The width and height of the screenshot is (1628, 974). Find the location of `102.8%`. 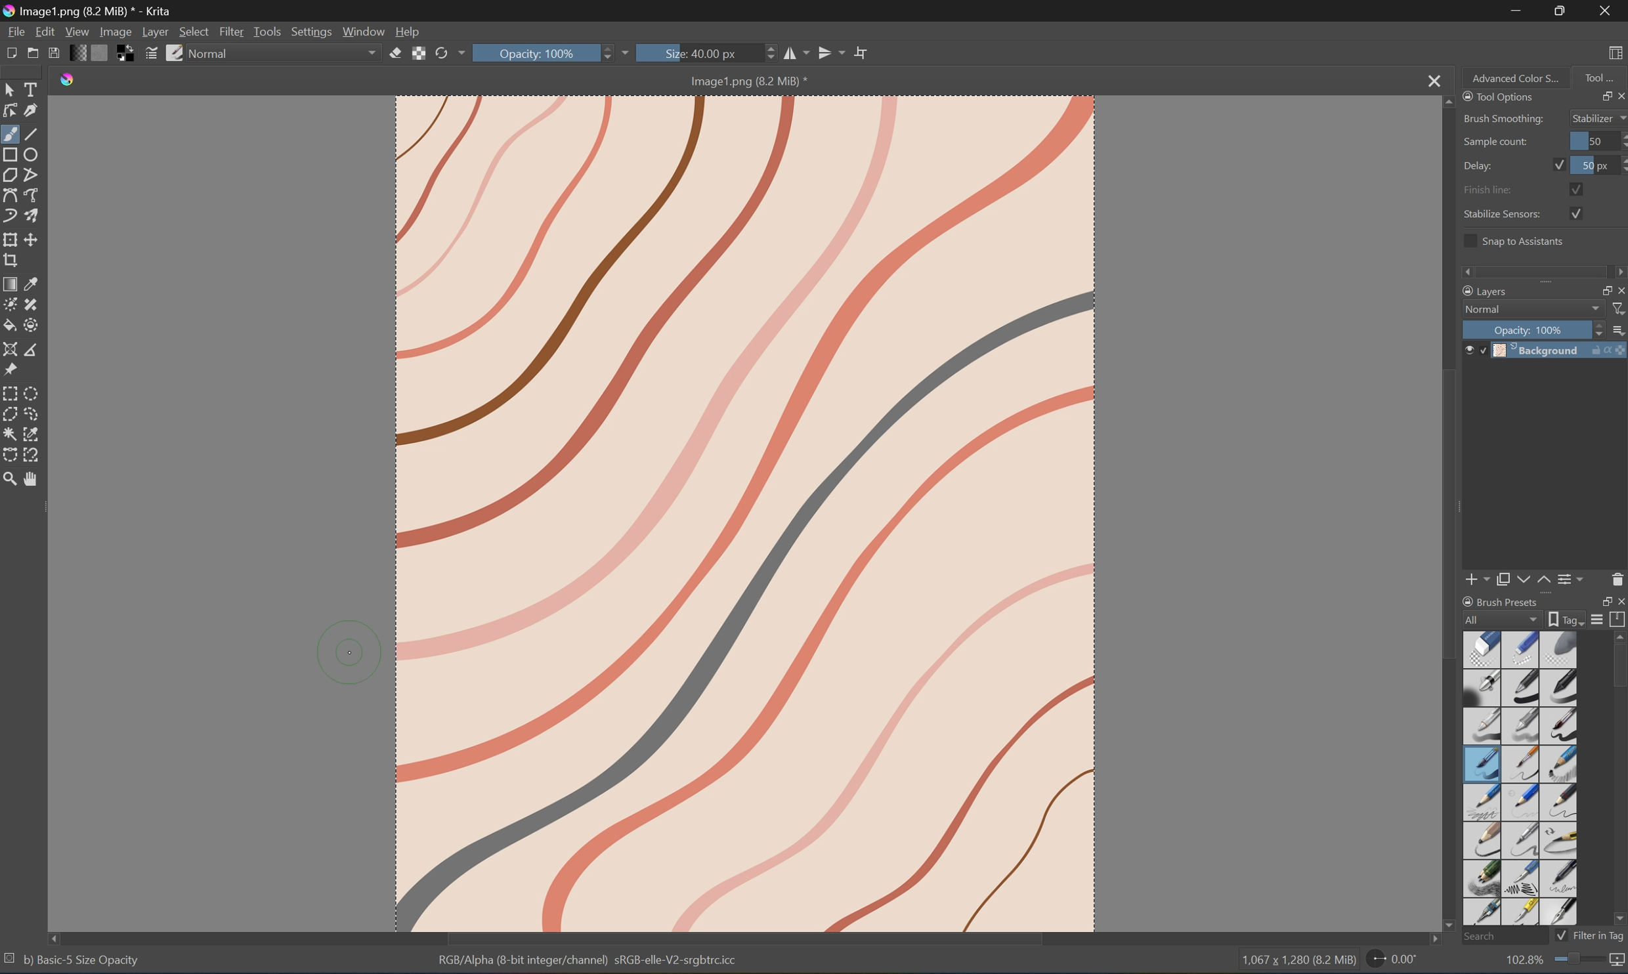

102.8% is located at coordinates (1522, 961).